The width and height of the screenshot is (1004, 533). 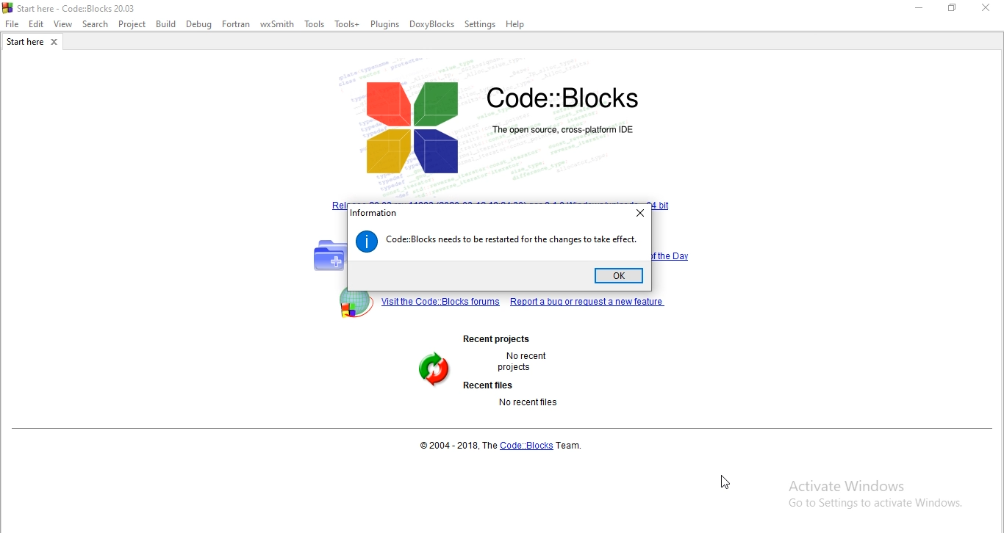 What do you see at coordinates (589, 302) in the screenshot?
I see `Report 3 bug of request a new feature` at bounding box center [589, 302].